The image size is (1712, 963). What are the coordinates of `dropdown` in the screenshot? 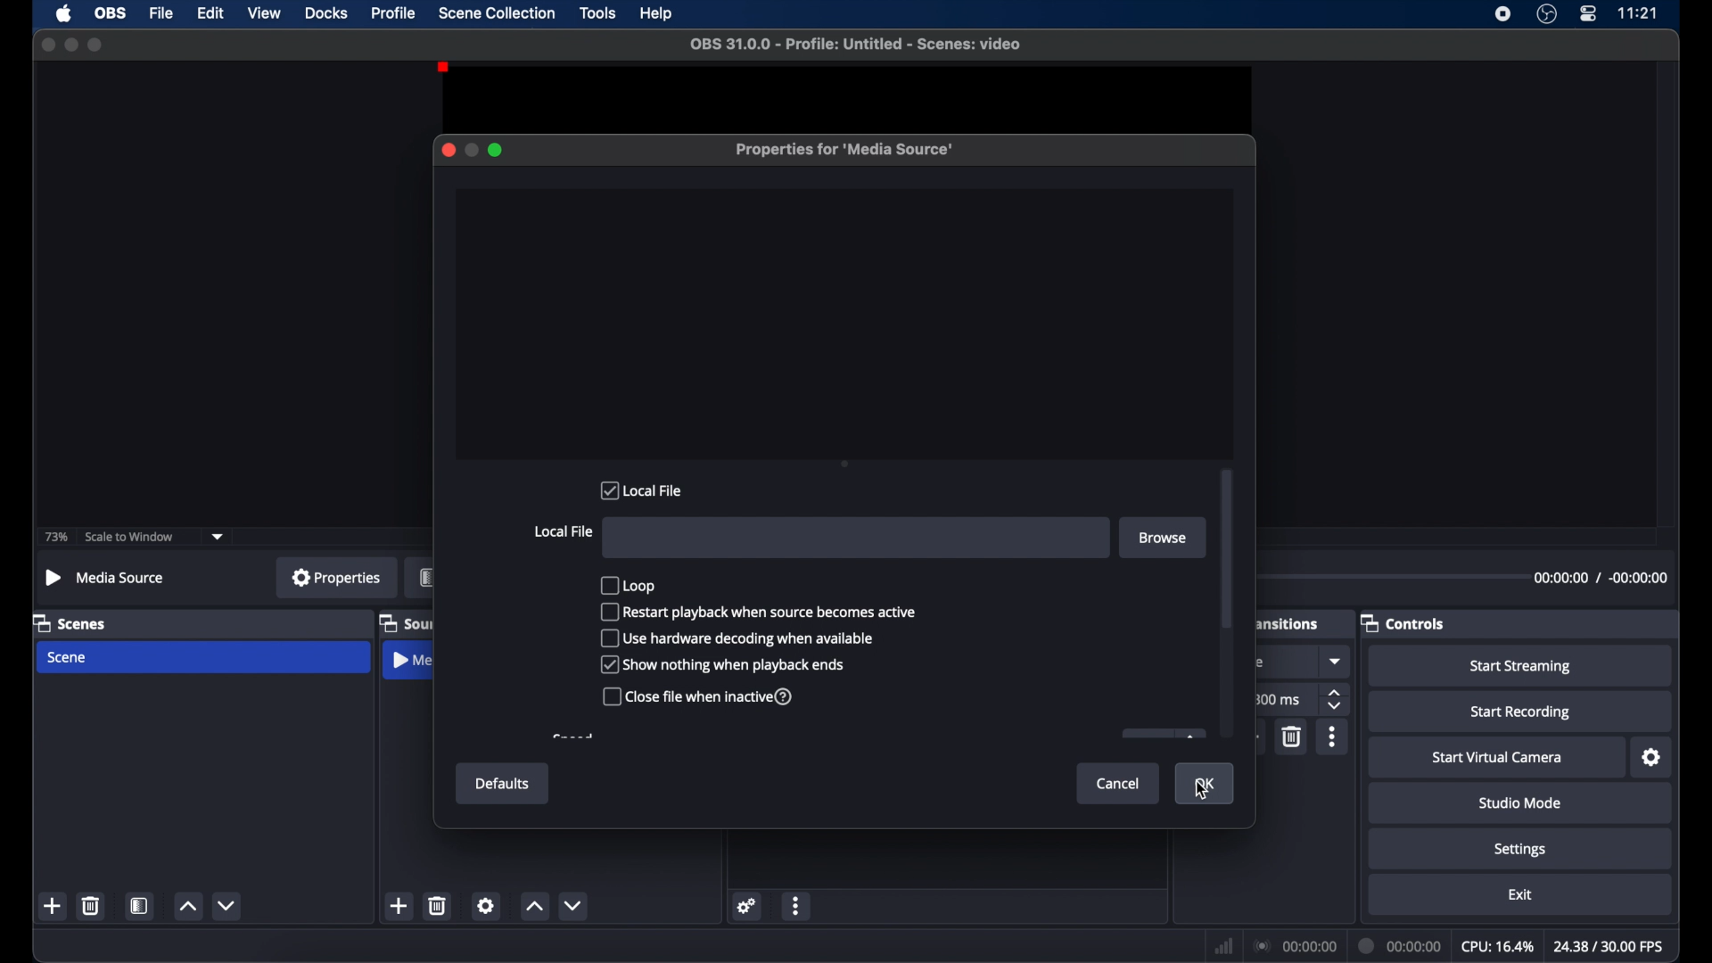 It's located at (218, 537).